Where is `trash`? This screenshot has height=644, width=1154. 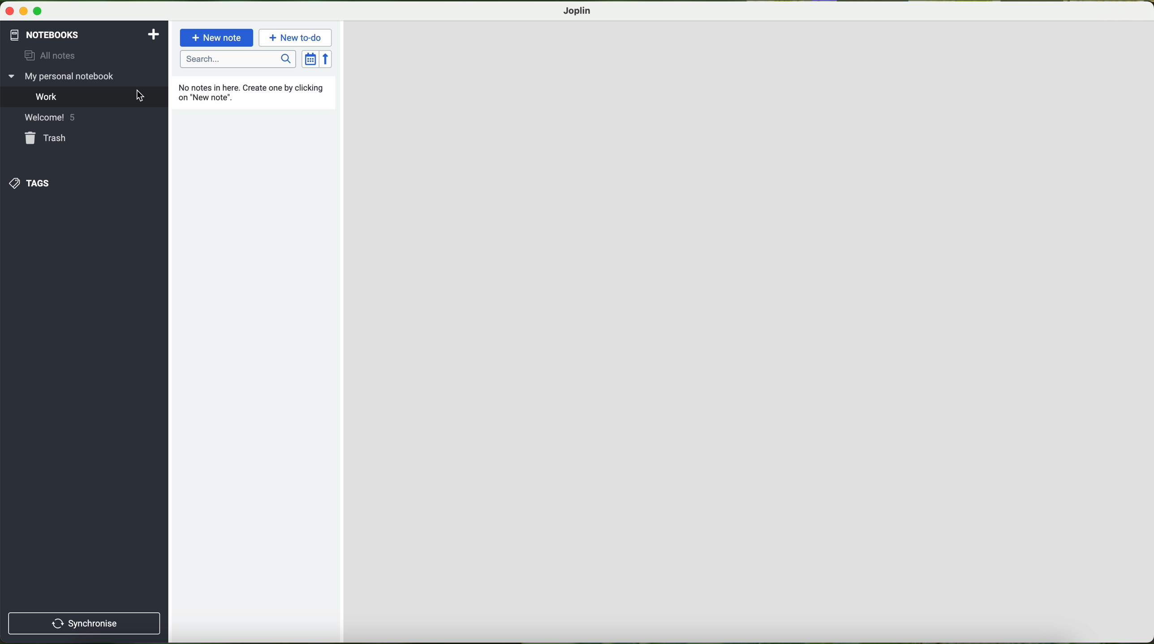
trash is located at coordinates (47, 138).